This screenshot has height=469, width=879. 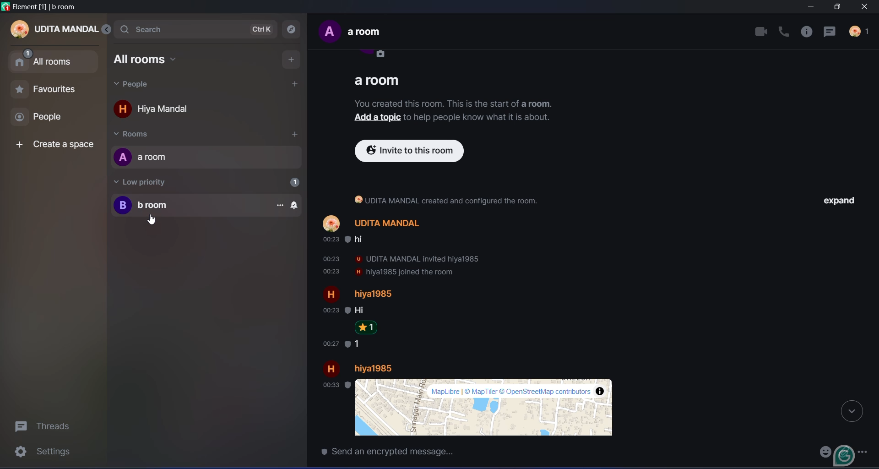 I want to click on Location image, so click(x=473, y=407).